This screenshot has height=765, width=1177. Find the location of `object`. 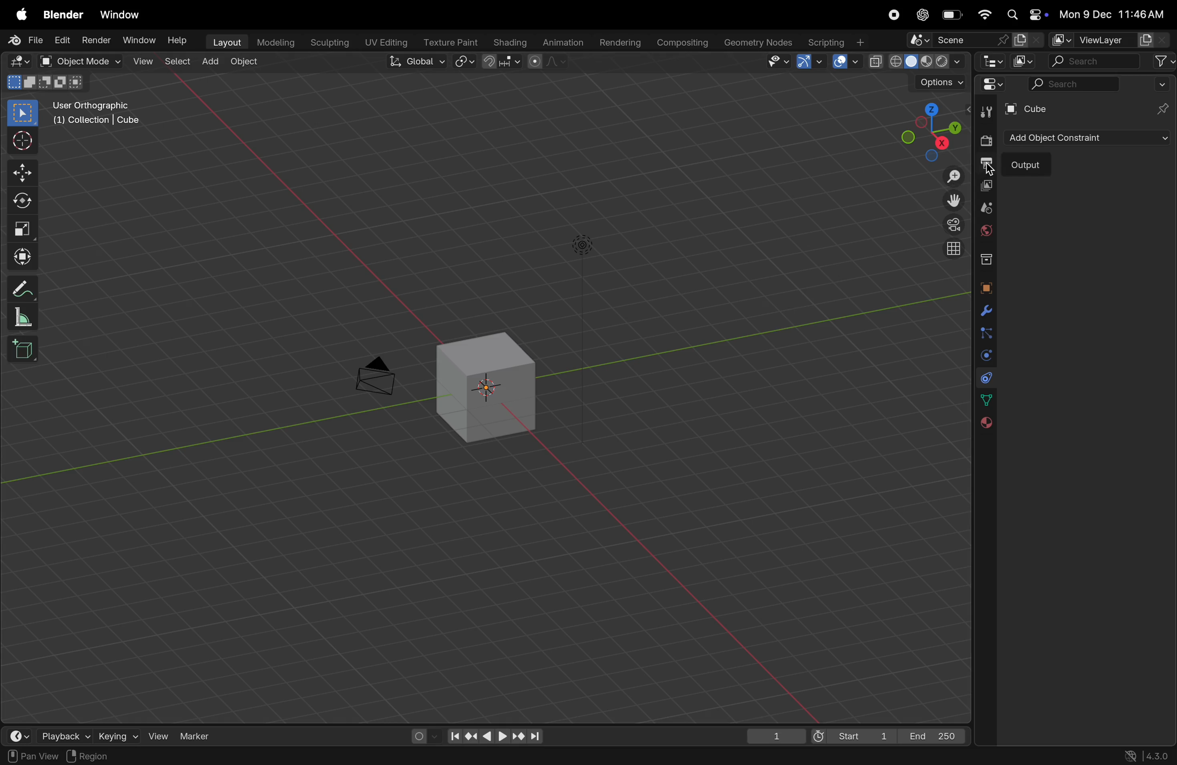

object is located at coordinates (985, 288).